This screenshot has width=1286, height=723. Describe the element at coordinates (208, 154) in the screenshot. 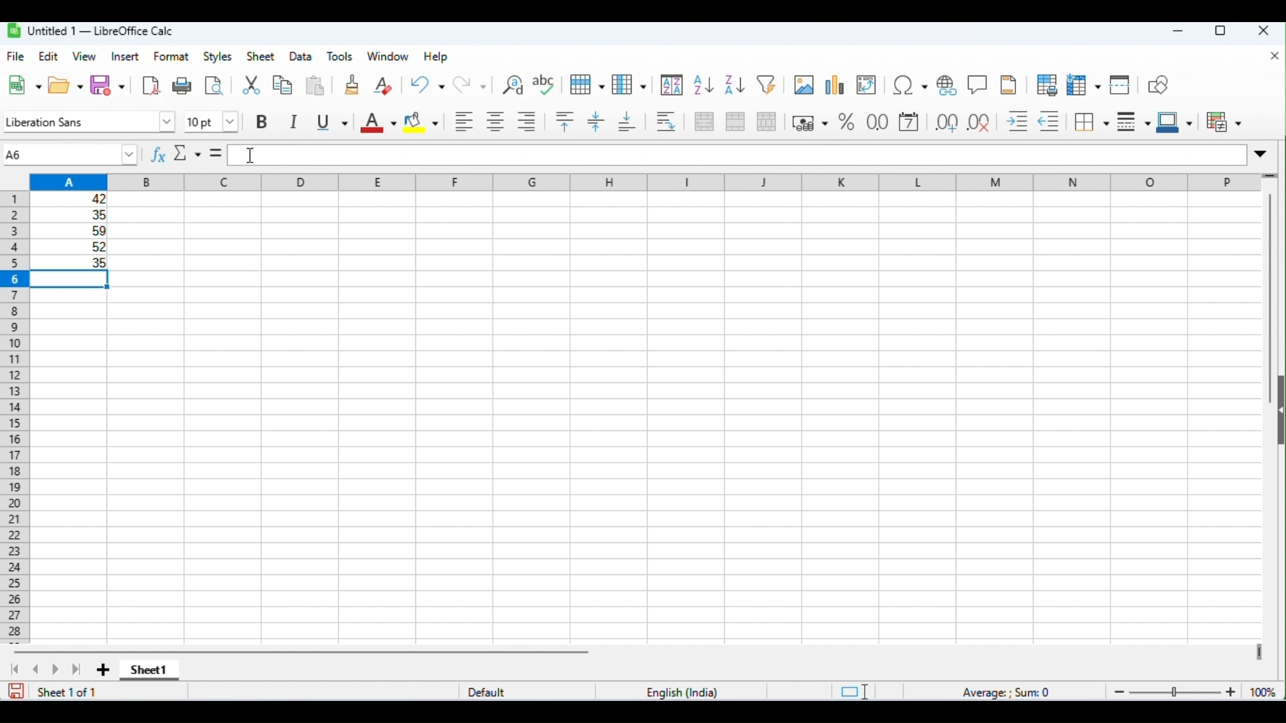

I see `accept` at that location.